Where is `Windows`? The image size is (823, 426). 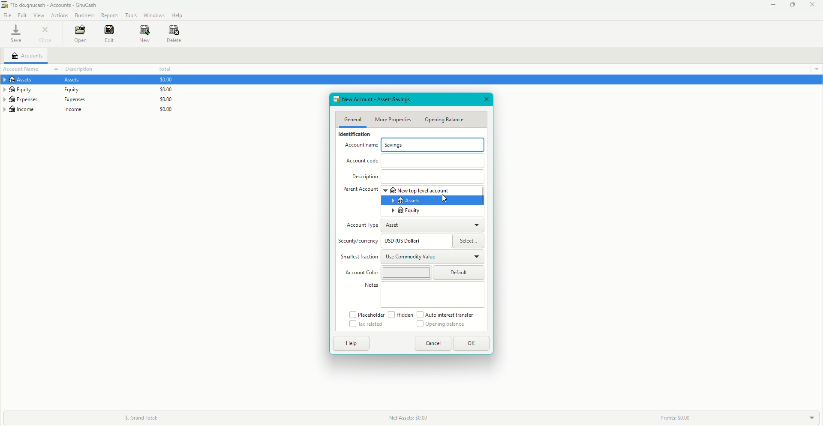 Windows is located at coordinates (153, 15).